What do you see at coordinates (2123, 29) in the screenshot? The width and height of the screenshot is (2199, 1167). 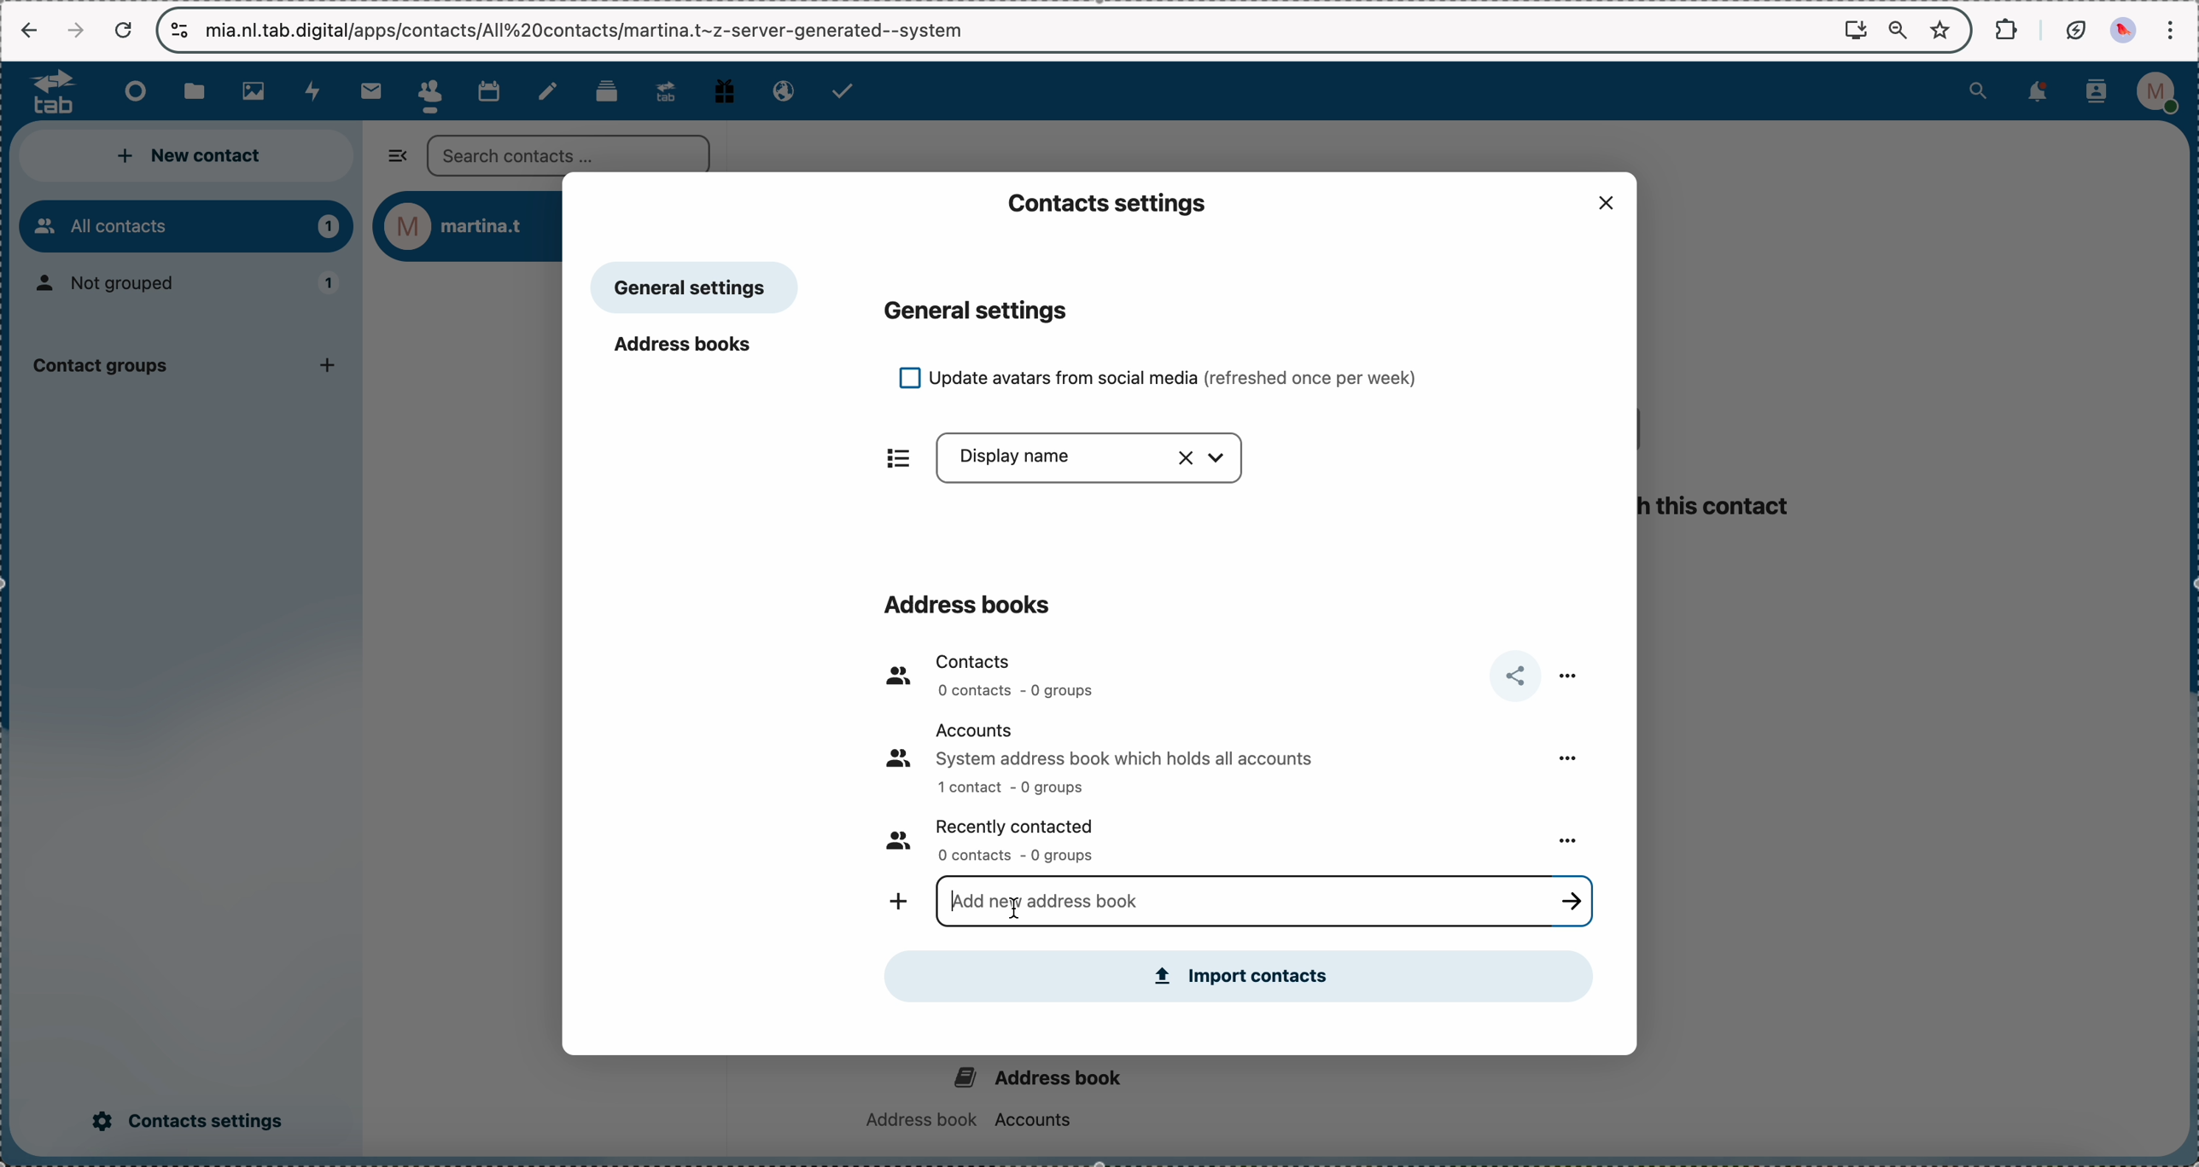 I see `profile picture` at bounding box center [2123, 29].